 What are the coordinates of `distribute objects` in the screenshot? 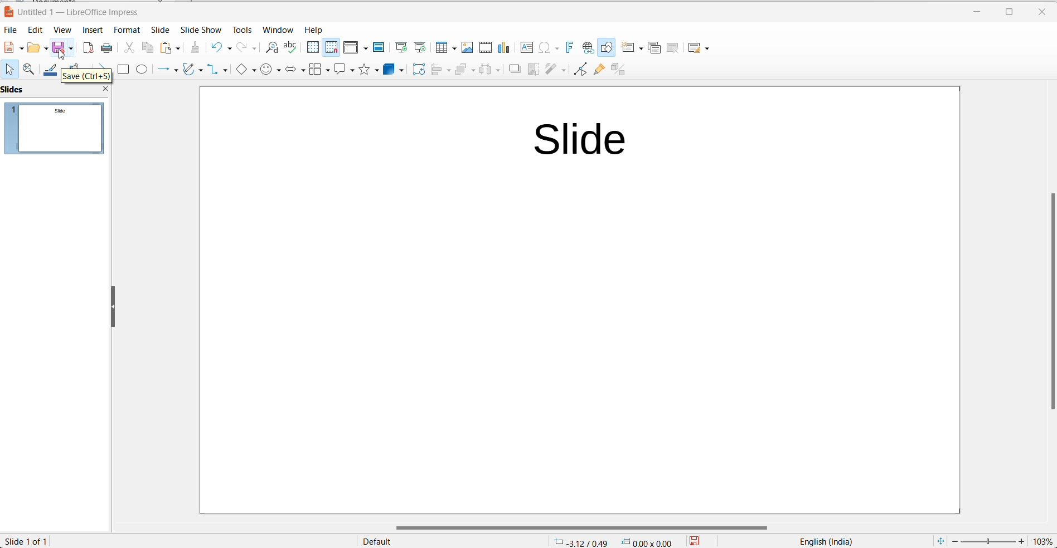 It's located at (488, 71).